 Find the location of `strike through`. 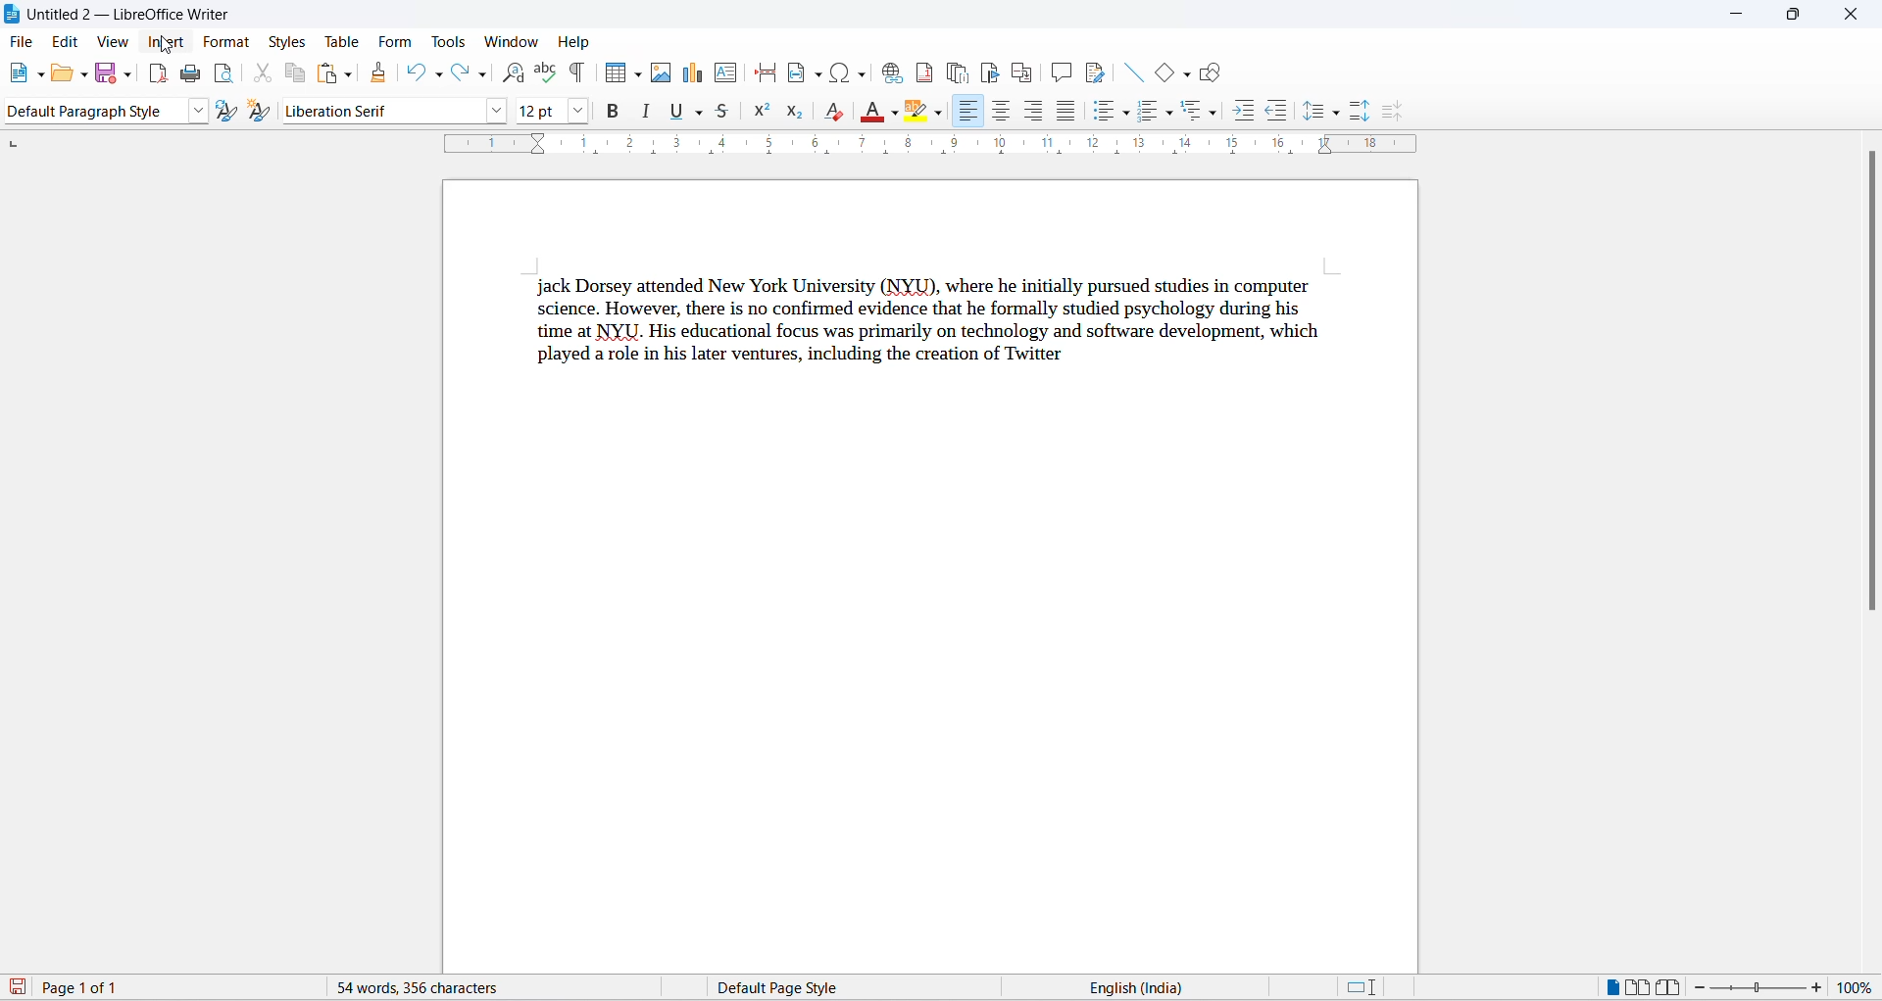

strike through is located at coordinates (727, 116).